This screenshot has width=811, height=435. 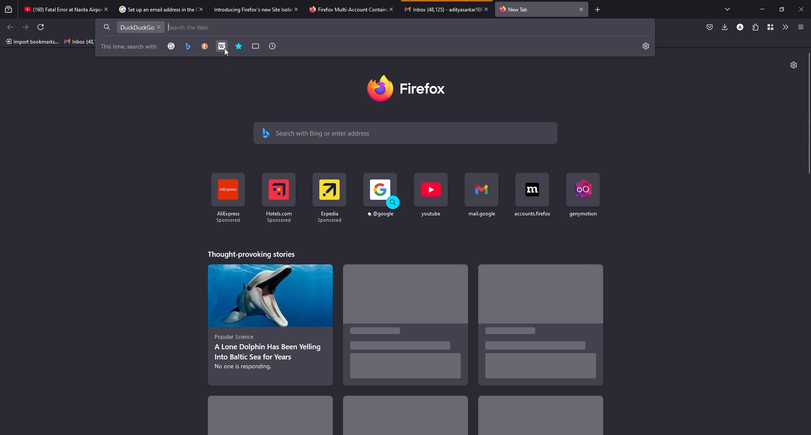 What do you see at coordinates (487, 9) in the screenshot?
I see `close` at bounding box center [487, 9].